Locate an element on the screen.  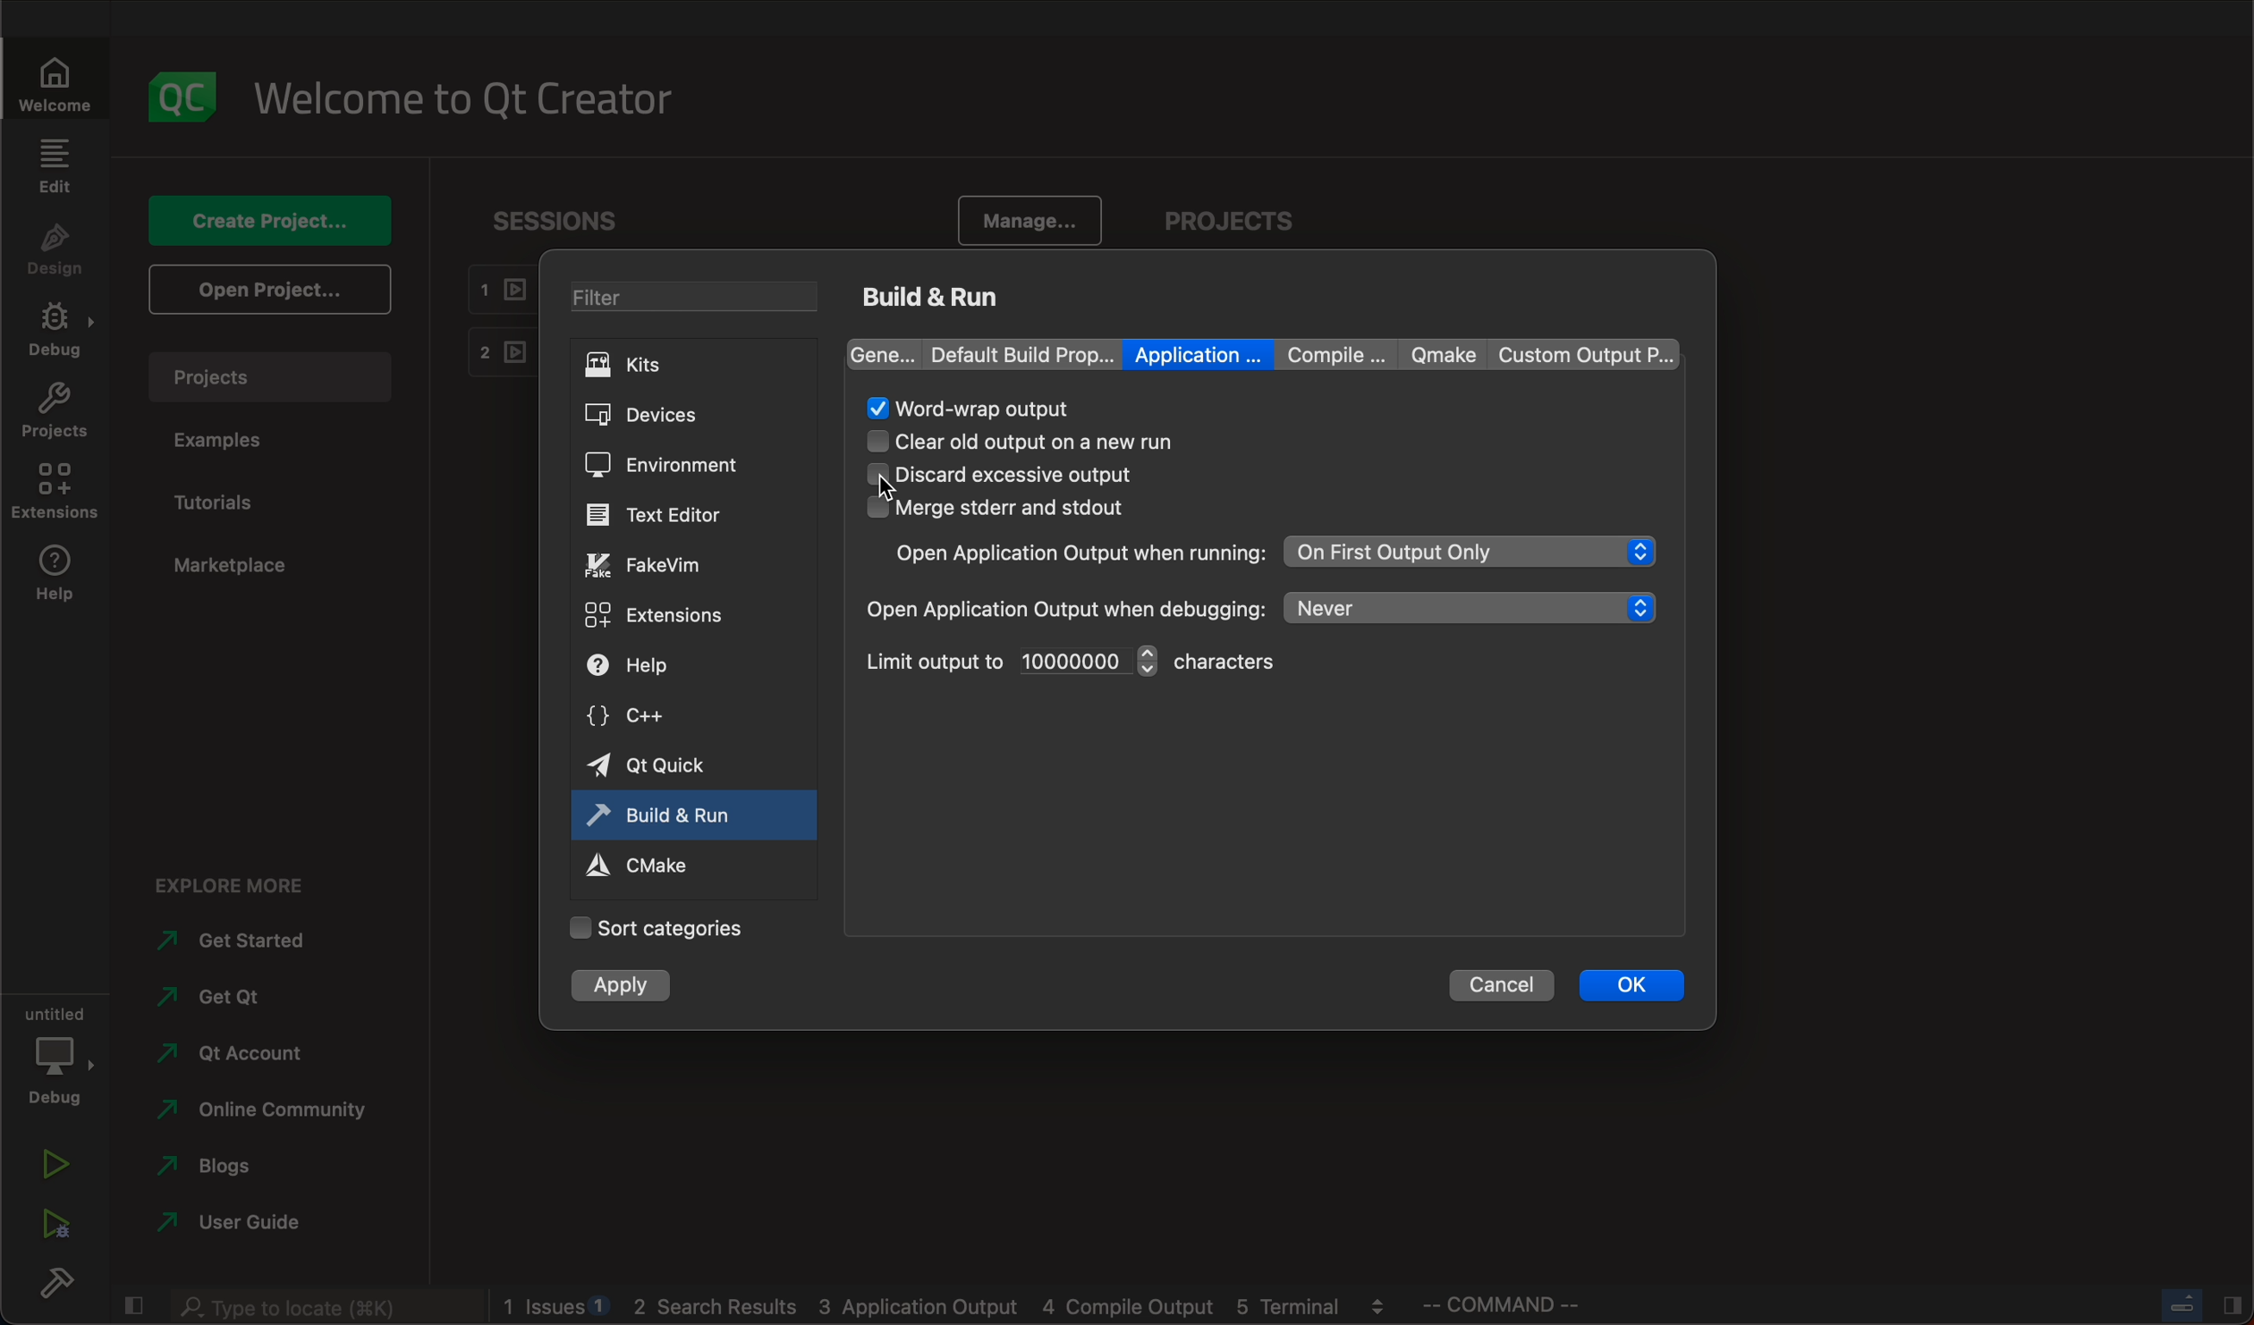
run debug is located at coordinates (54, 1228).